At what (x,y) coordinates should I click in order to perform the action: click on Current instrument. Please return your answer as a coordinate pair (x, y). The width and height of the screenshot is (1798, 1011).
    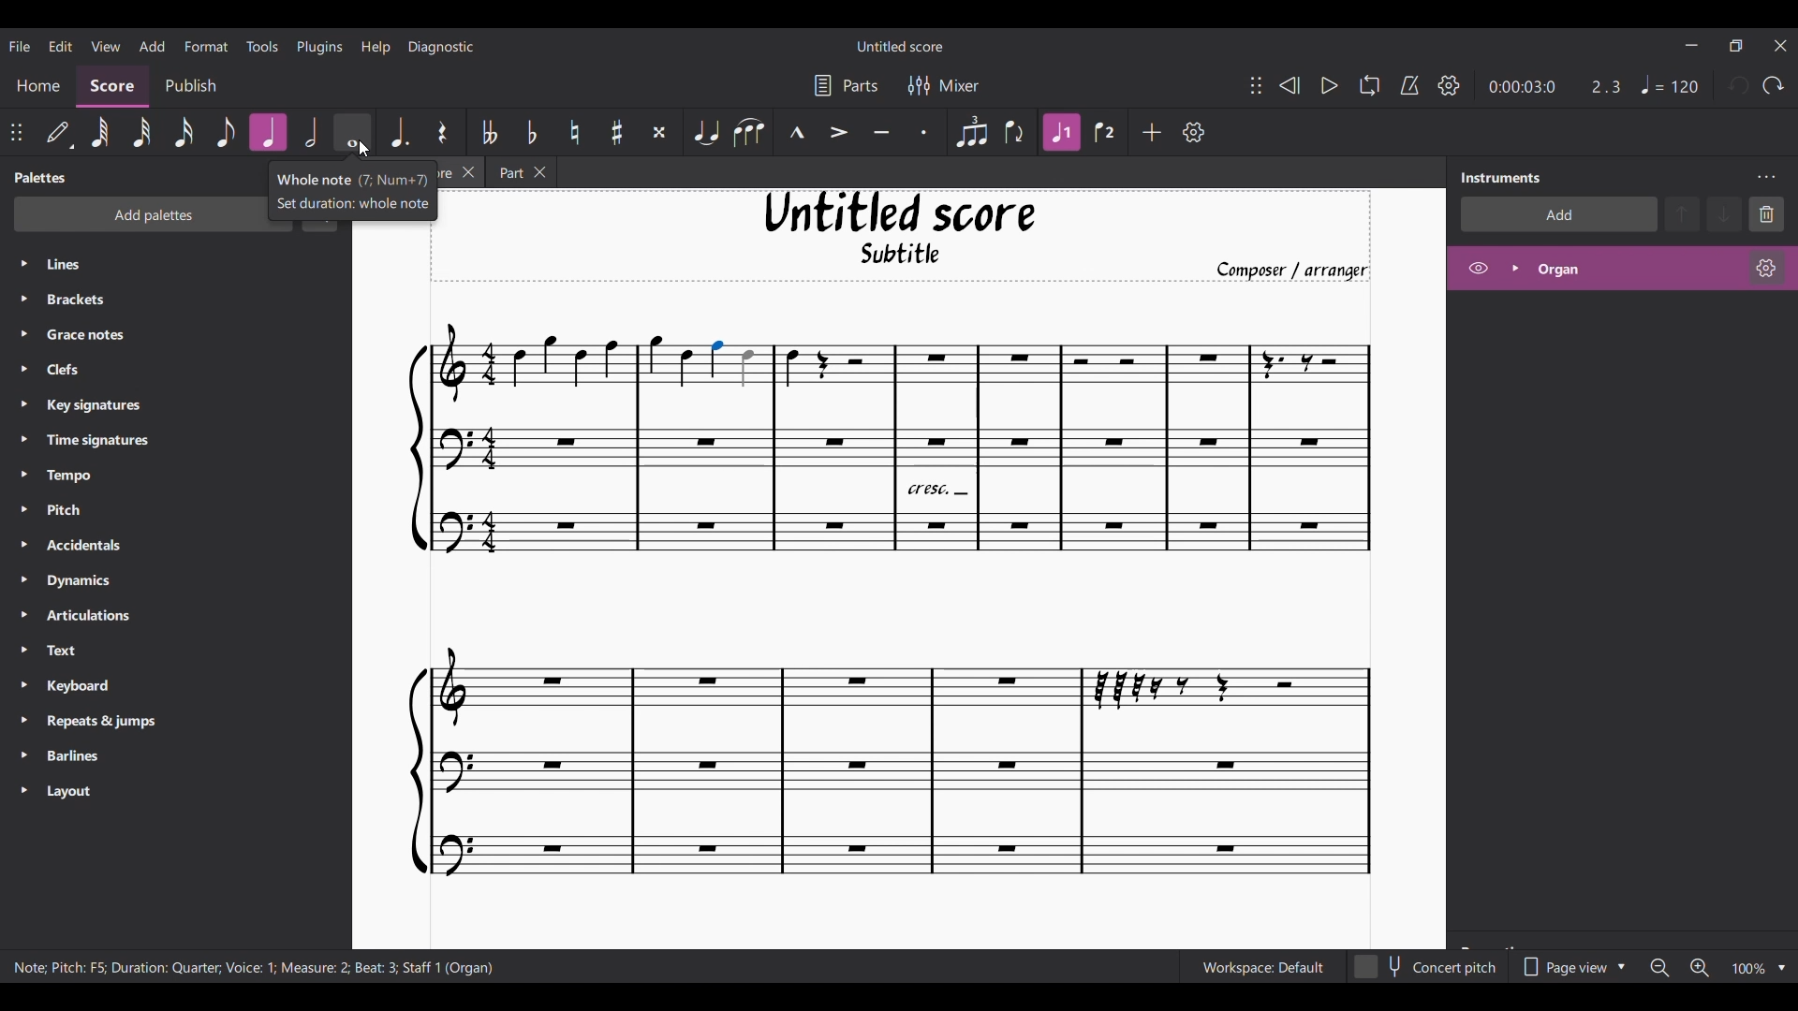
    Looking at the image, I should click on (1636, 269).